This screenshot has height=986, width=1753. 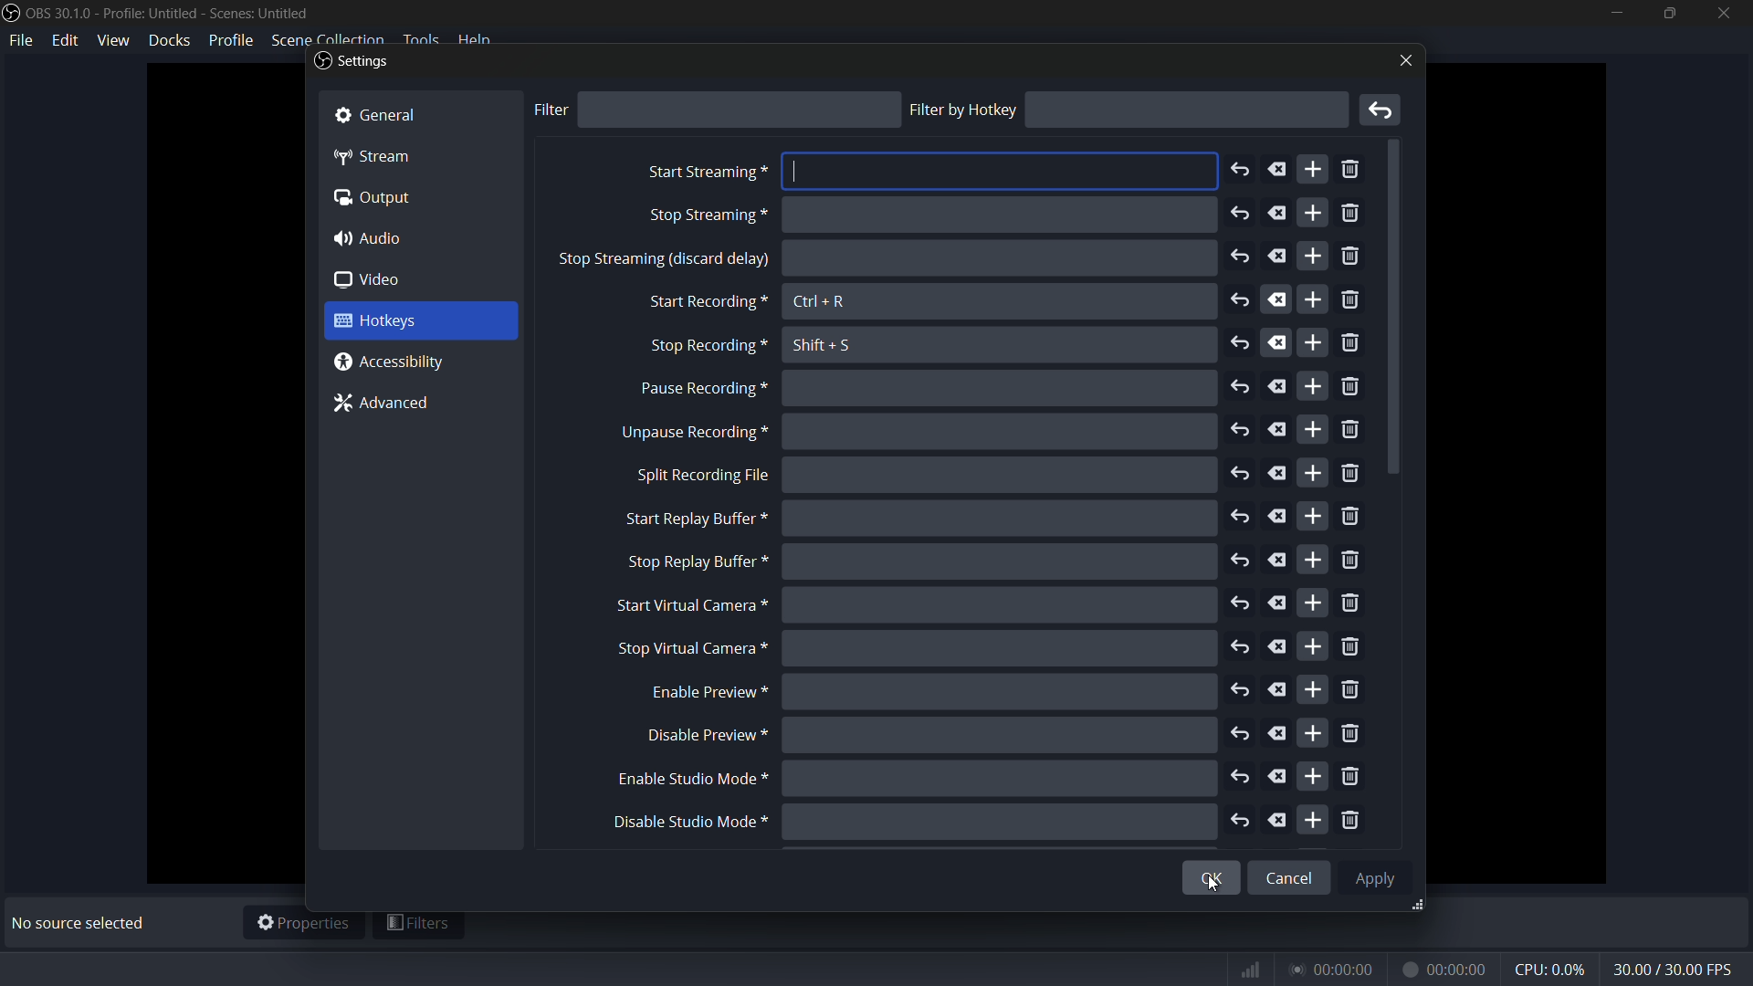 What do you see at coordinates (991, 170) in the screenshot?
I see `input area` at bounding box center [991, 170].